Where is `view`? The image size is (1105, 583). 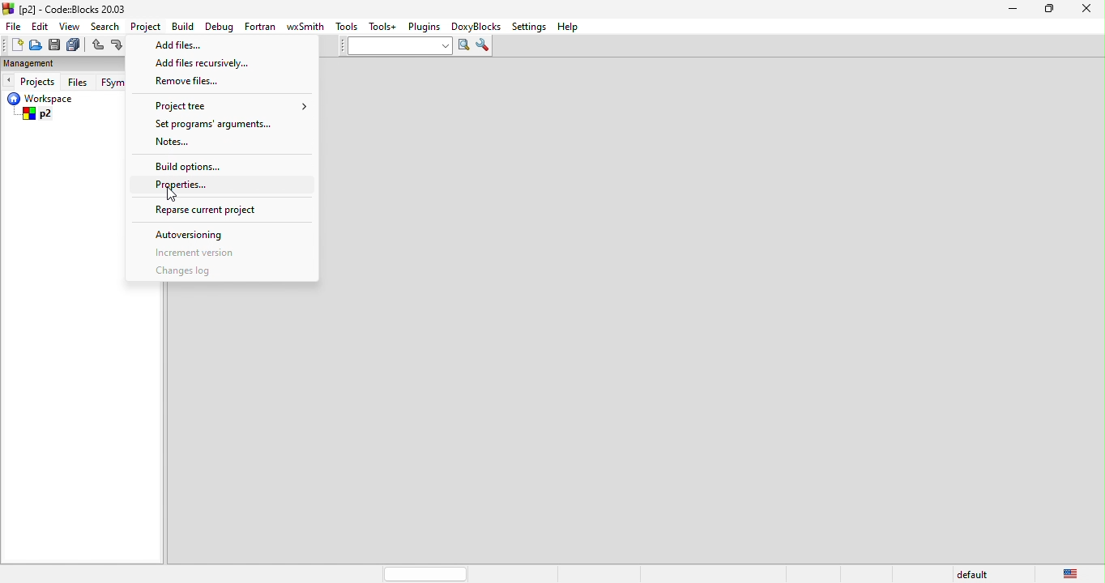
view is located at coordinates (70, 26).